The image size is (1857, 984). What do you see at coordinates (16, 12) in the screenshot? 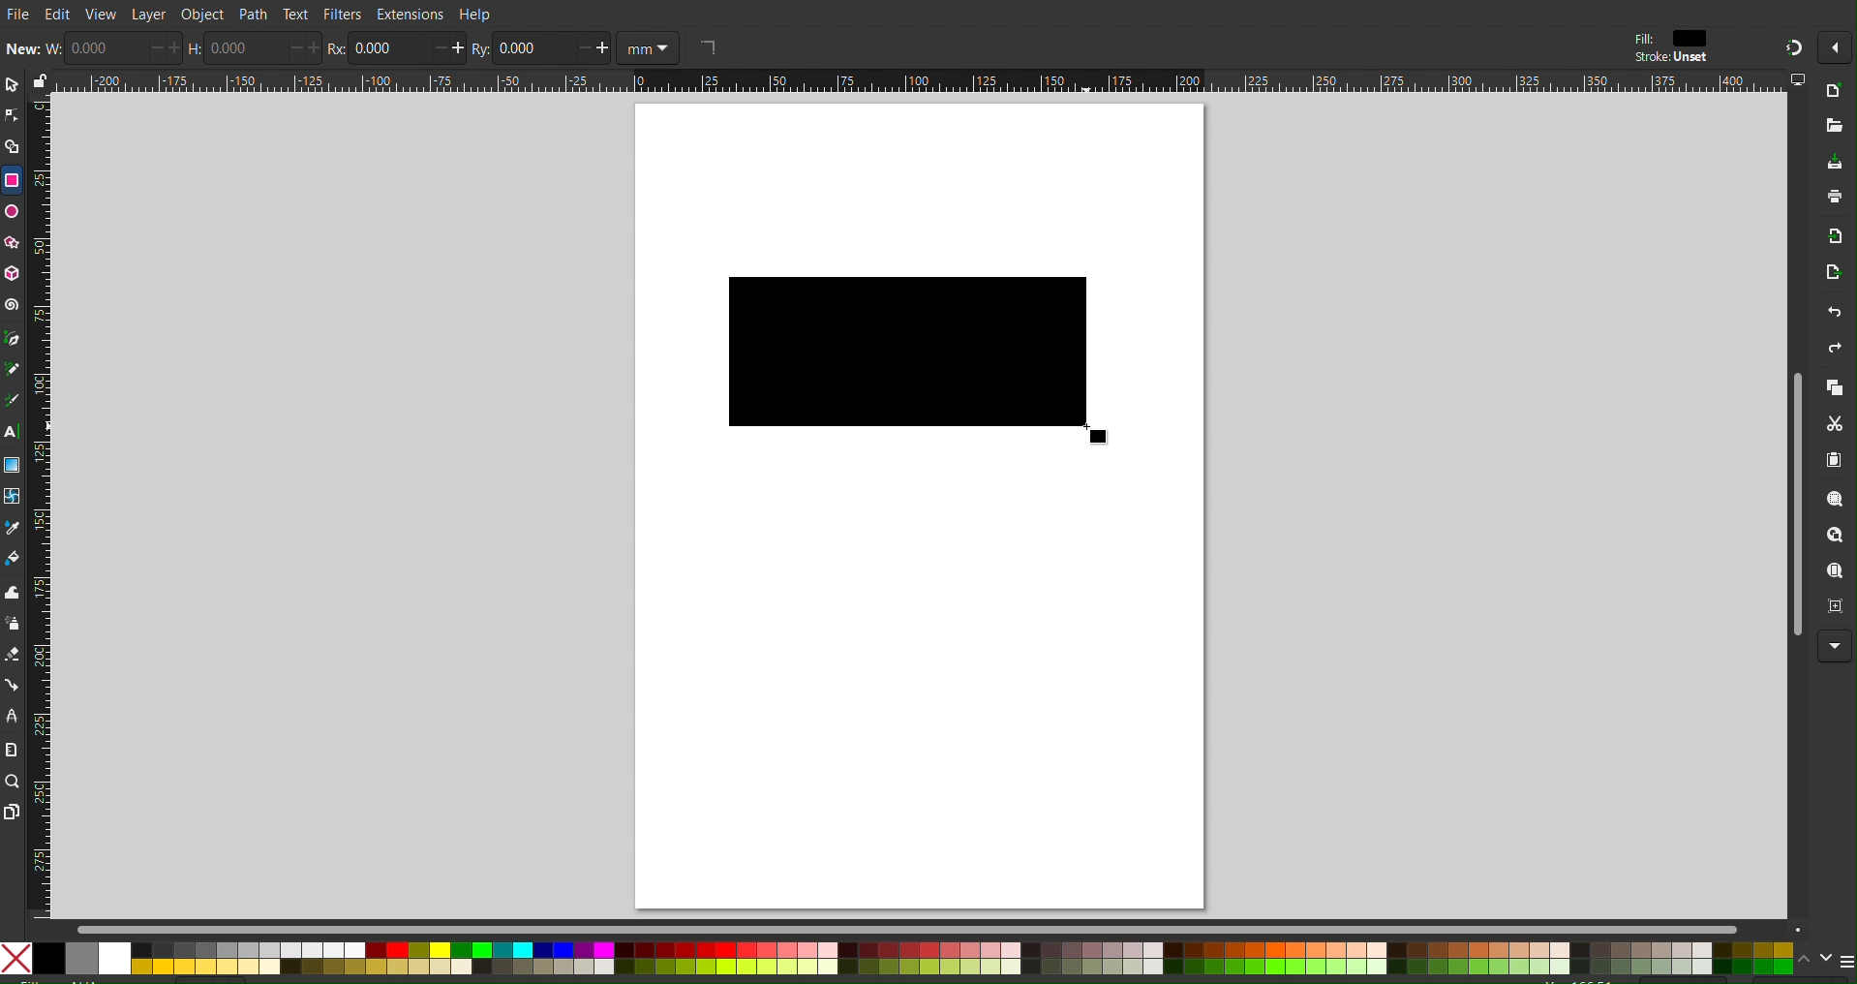
I see `File` at bounding box center [16, 12].